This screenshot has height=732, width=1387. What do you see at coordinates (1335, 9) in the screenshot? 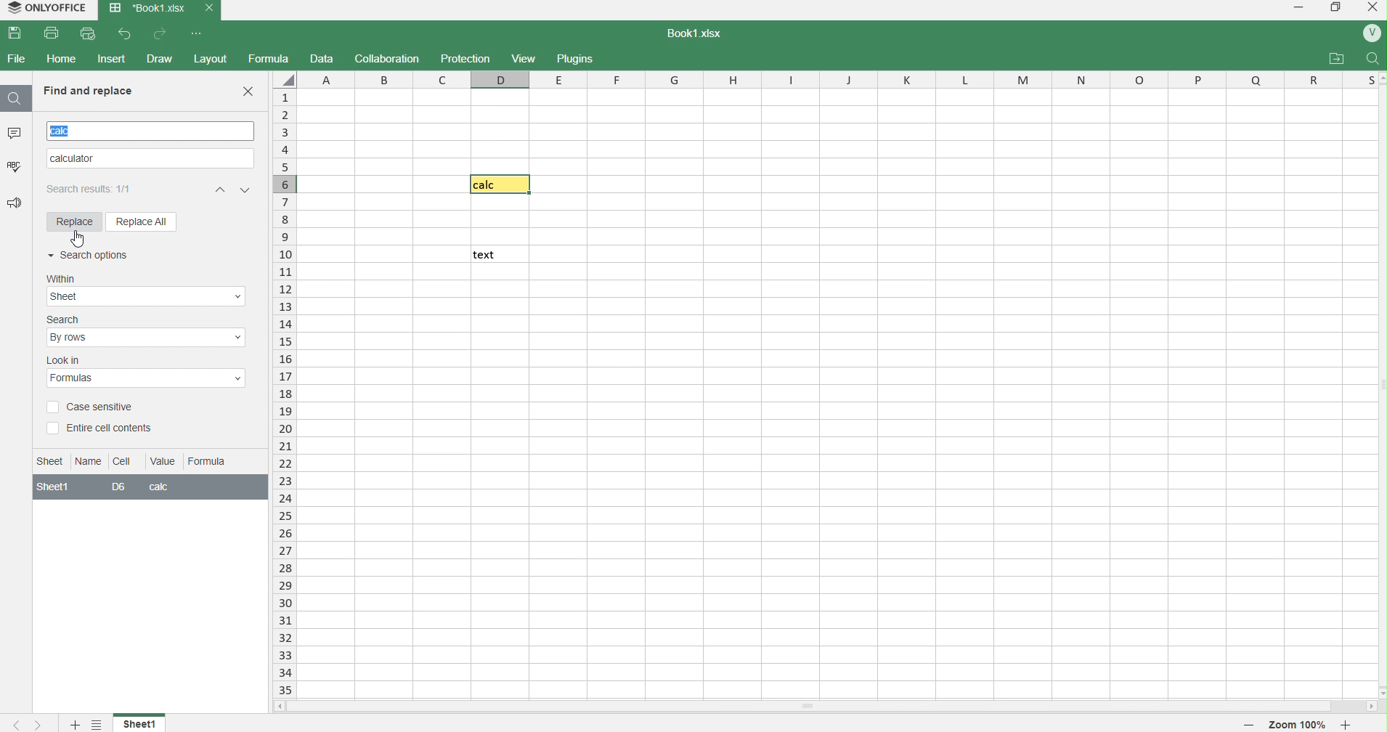
I see `windows` at bounding box center [1335, 9].